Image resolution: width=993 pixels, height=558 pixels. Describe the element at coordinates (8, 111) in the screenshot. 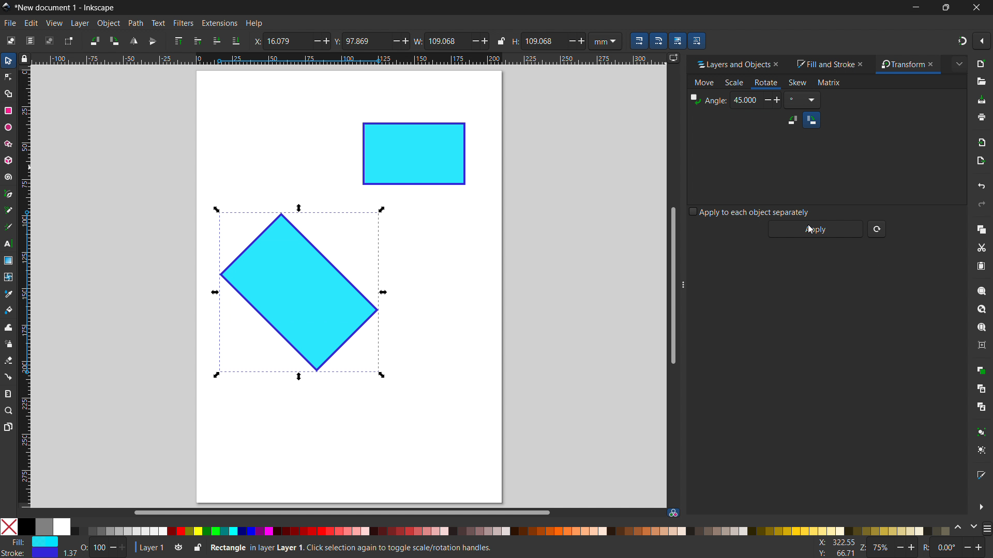

I see `rectangle tool` at that location.